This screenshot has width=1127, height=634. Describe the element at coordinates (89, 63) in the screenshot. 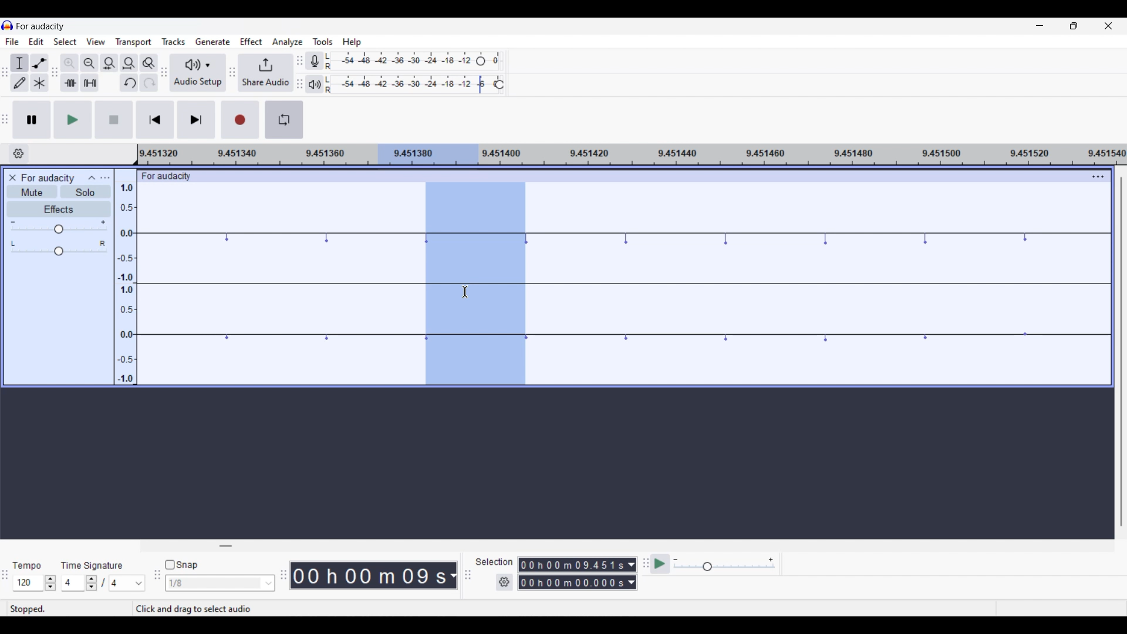

I see `Zoom out` at that location.